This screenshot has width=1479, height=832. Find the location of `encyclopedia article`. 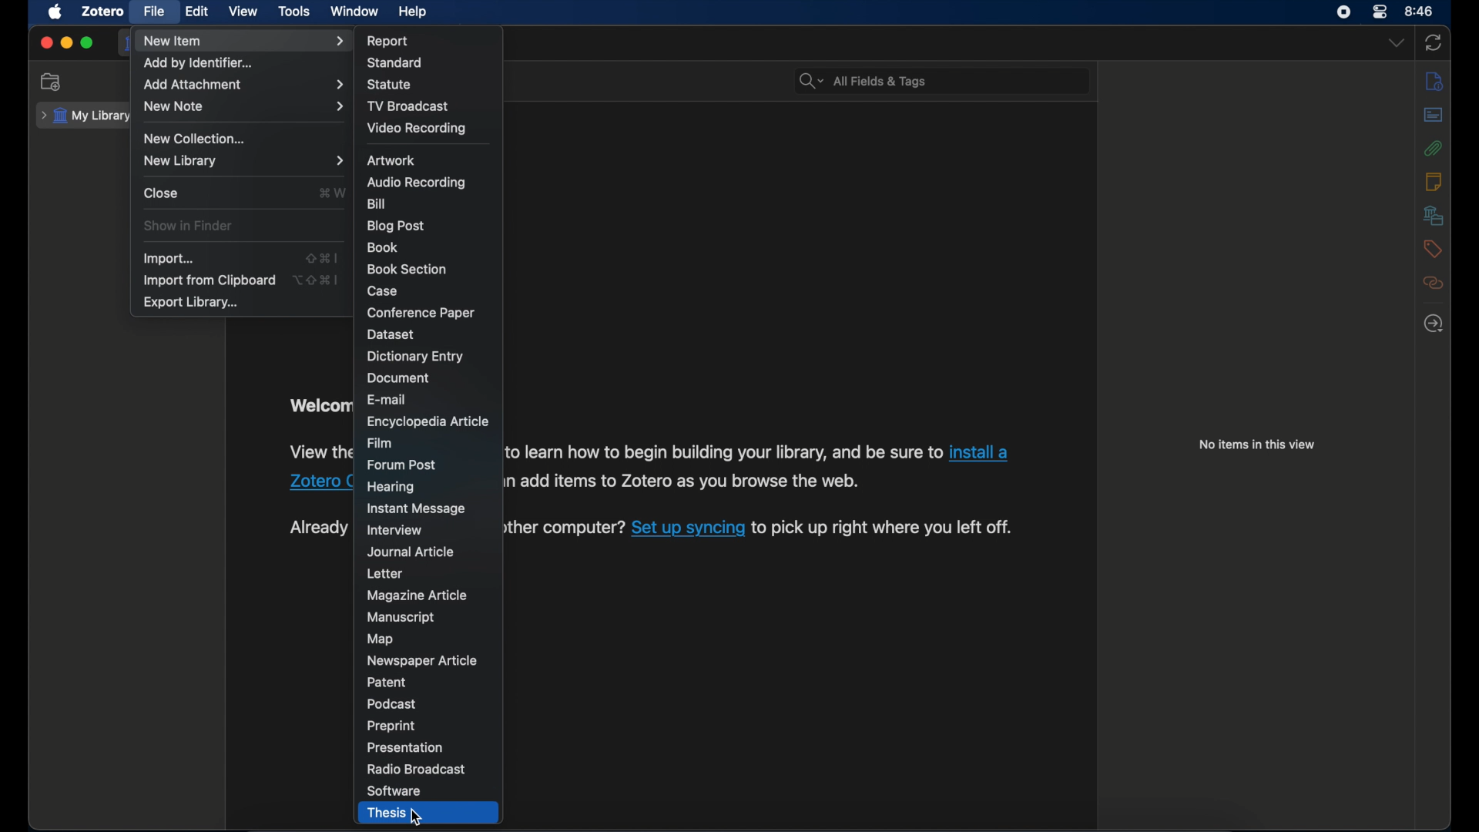

encyclopedia article is located at coordinates (427, 421).